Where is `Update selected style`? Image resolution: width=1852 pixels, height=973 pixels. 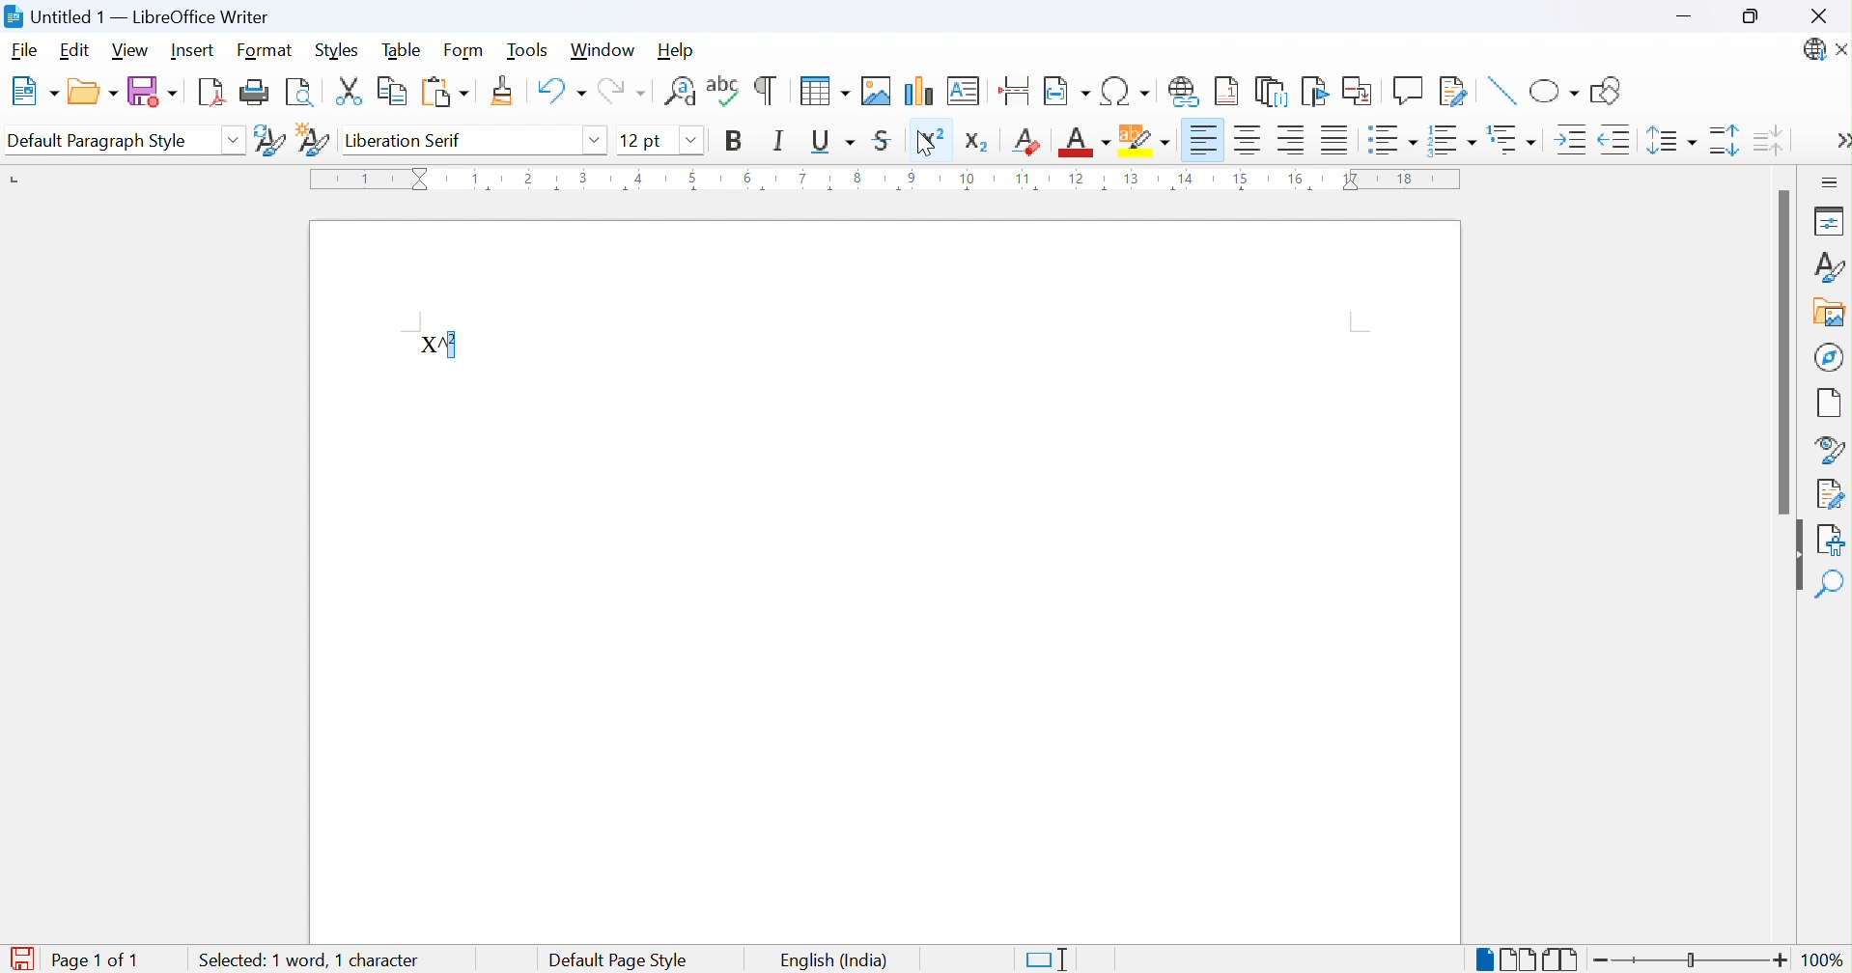
Update selected style is located at coordinates (269, 140).